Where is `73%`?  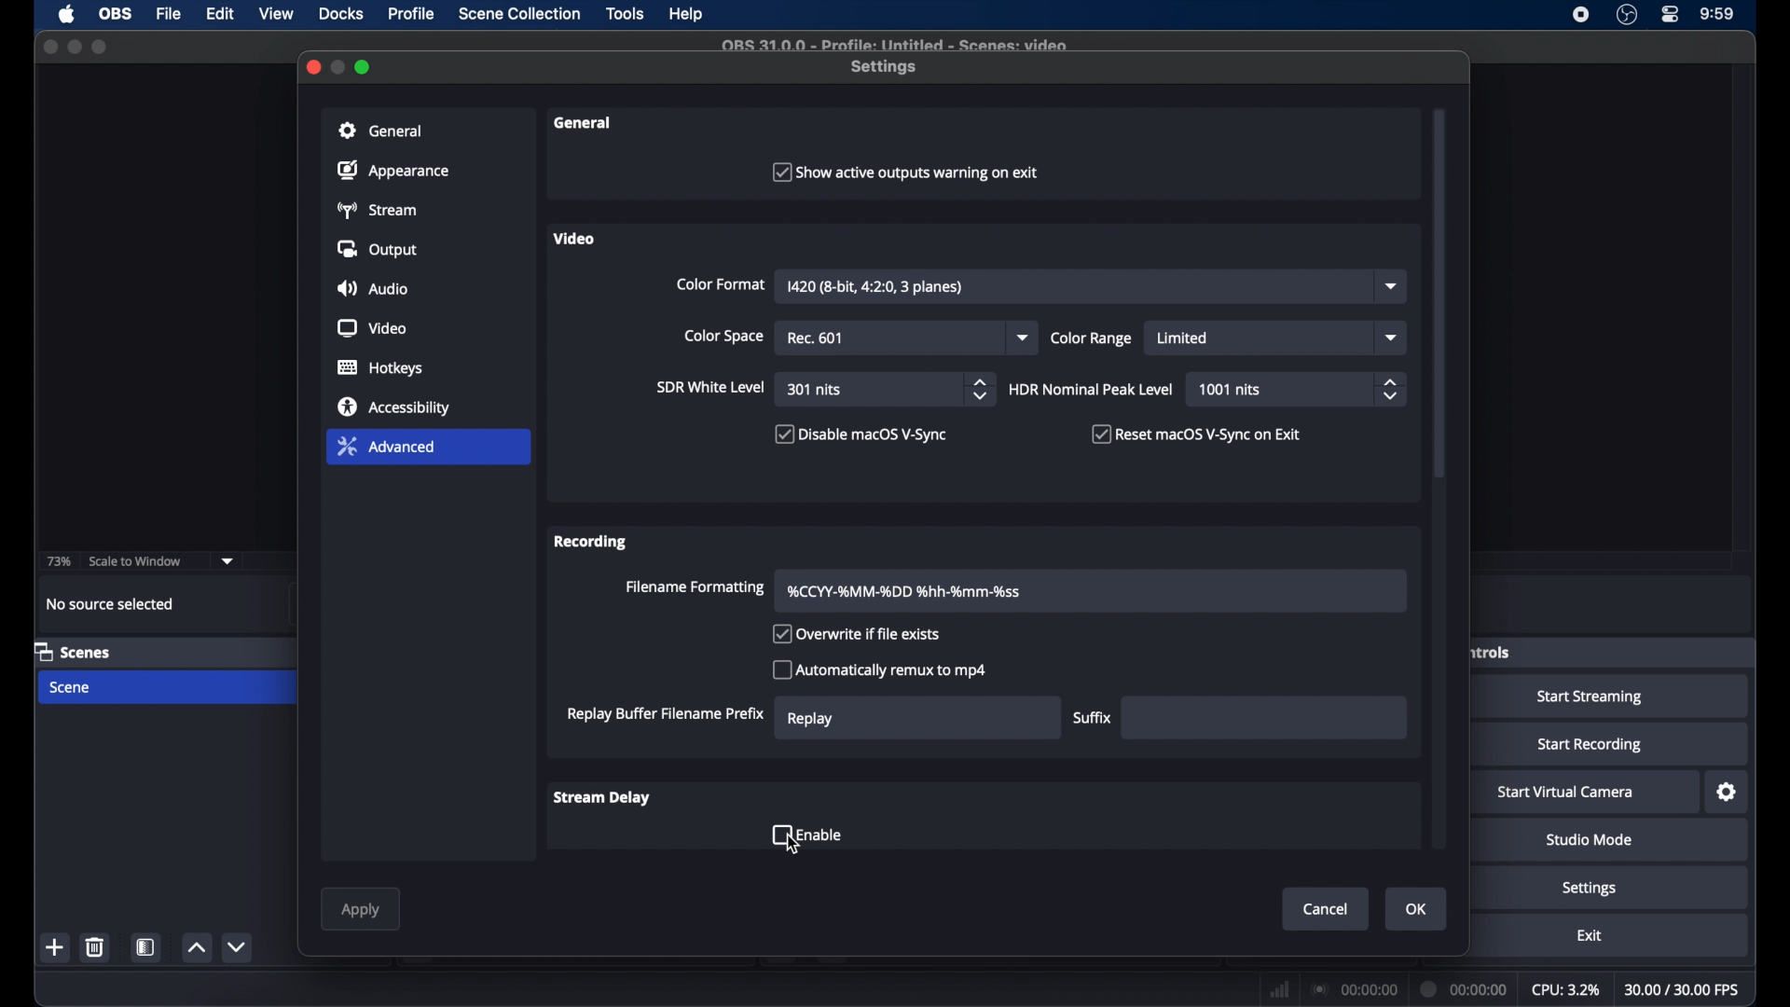
73% is located at coordinates (57, 562).